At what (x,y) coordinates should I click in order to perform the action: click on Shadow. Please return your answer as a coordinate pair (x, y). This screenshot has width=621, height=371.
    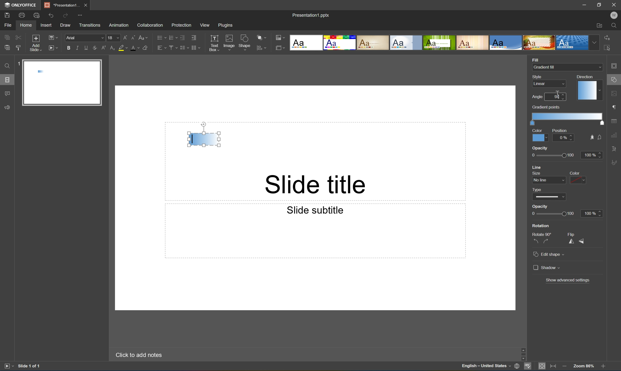
    Looking at the image, I should click on (547, 267).